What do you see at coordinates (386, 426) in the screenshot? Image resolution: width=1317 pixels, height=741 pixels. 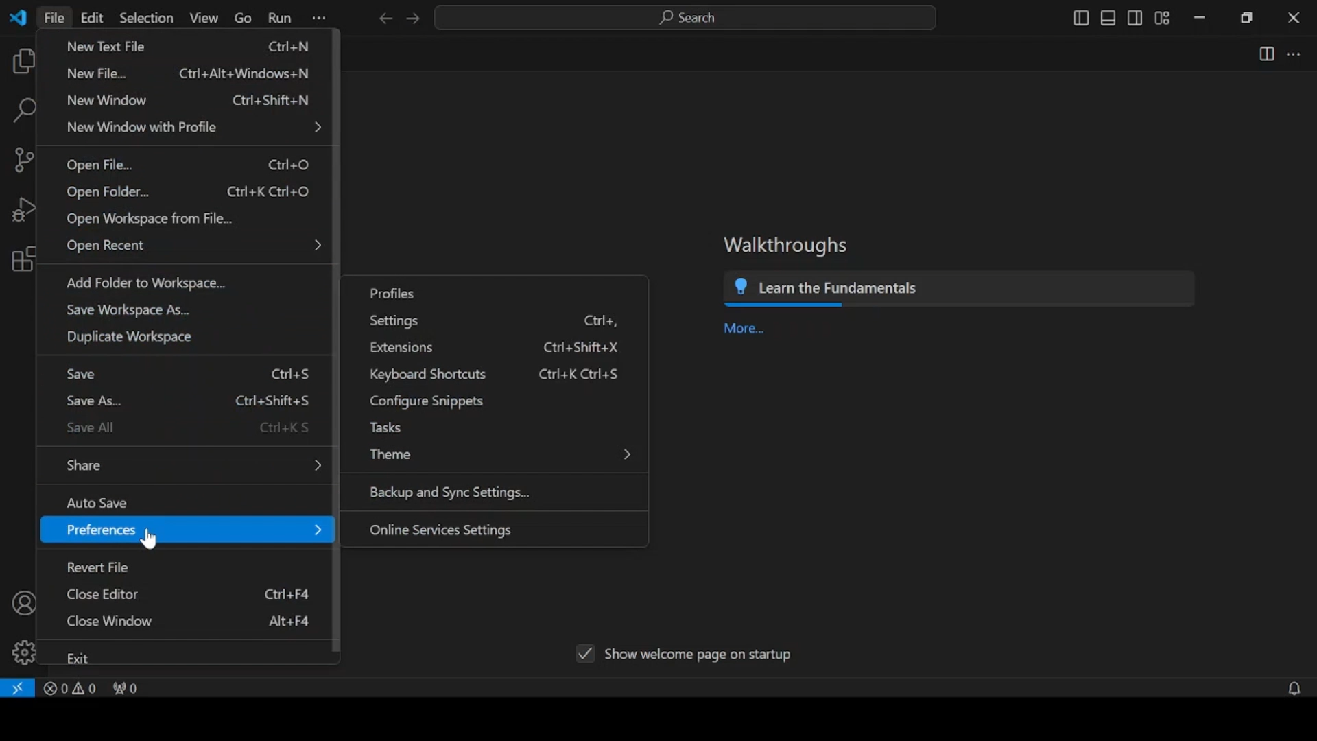 I see `tasks` at bounding box center [386, 426].